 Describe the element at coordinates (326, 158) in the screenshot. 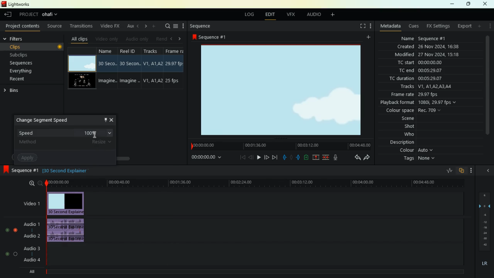

I see `merge` at that location.